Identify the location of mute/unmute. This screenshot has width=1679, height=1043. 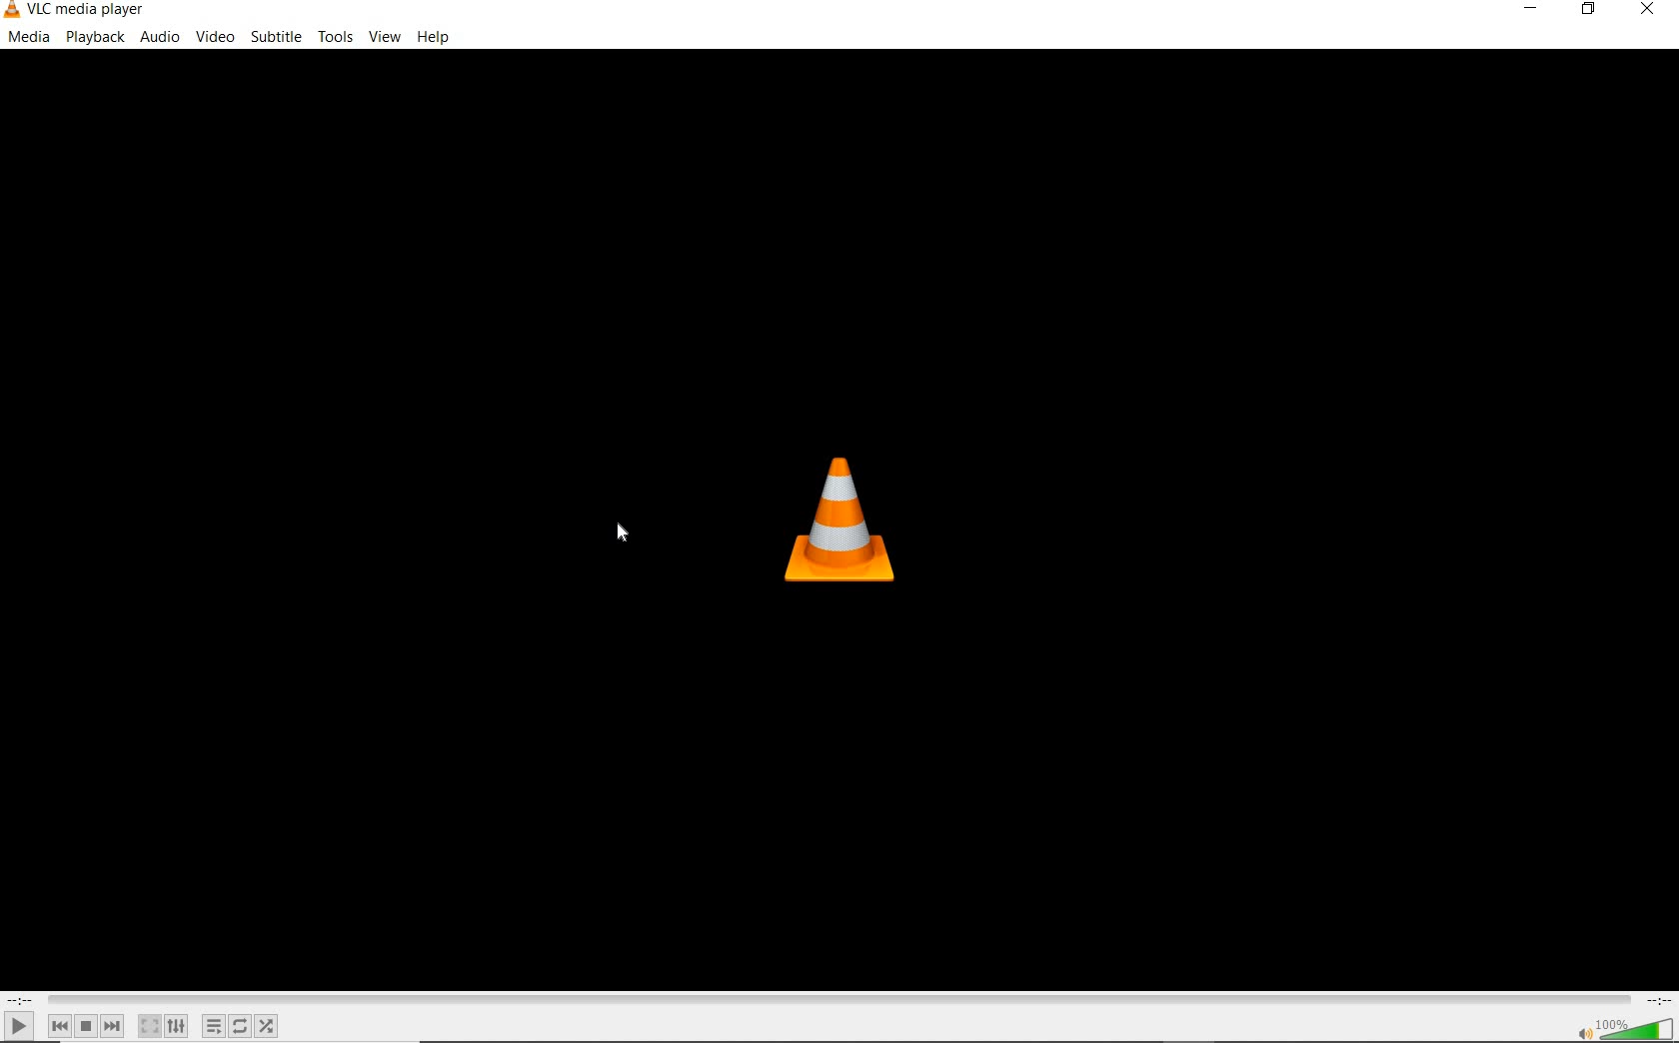
(1583, 1032).